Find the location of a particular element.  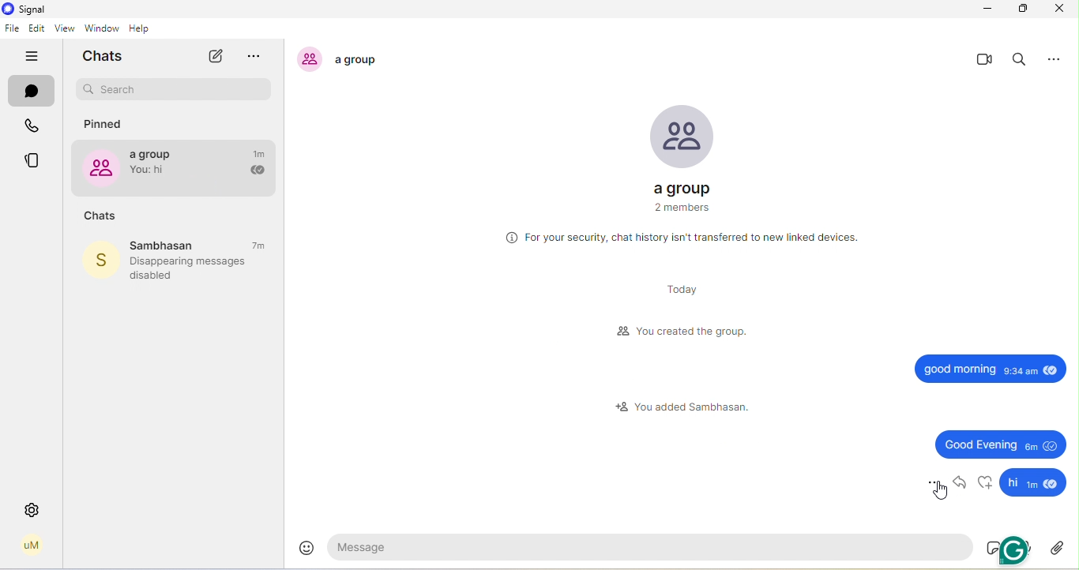

chats is located at coordinates (107, 56).